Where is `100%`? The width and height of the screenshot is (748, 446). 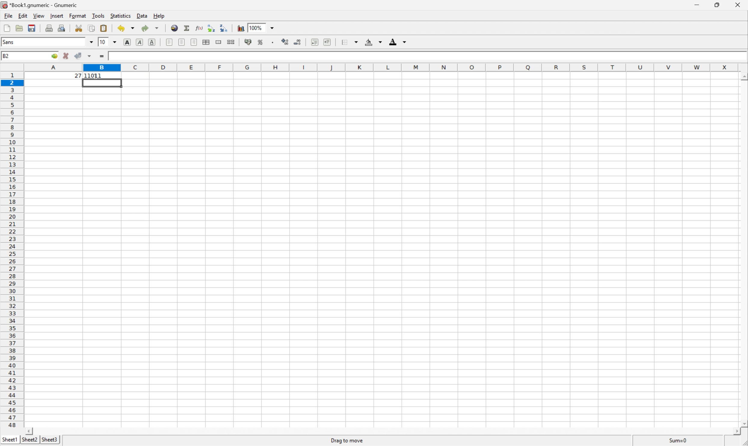
100% is located at coordinates (258, 28).